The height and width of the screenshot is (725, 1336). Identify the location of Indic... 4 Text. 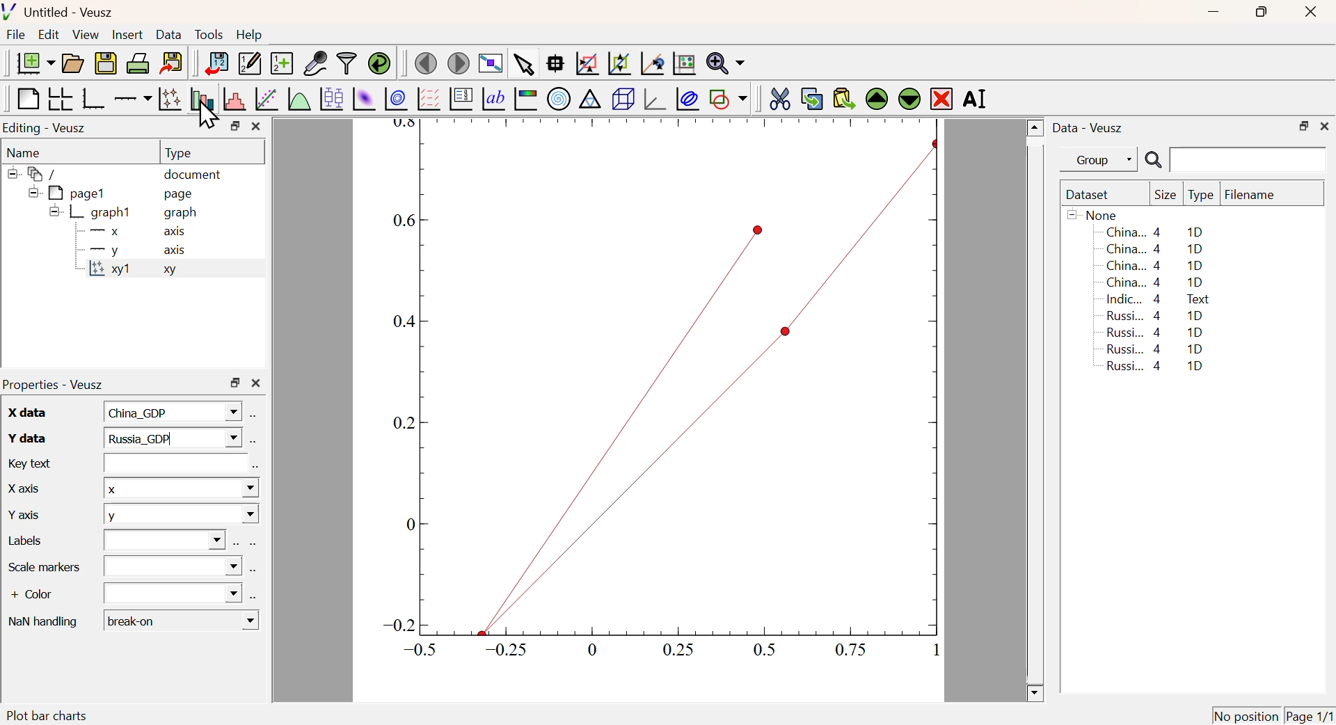
(1158, 299).